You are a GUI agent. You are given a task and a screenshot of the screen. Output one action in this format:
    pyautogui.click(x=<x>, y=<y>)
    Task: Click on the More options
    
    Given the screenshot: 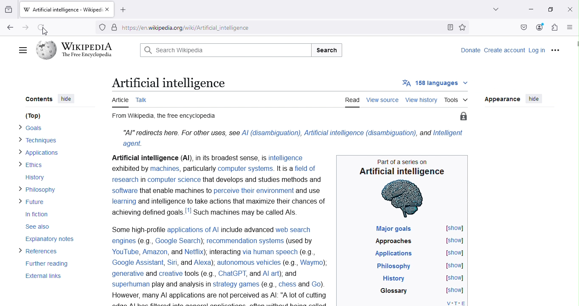 What is the action you would take?
    pyautogui.click(x=556, y=50)
    